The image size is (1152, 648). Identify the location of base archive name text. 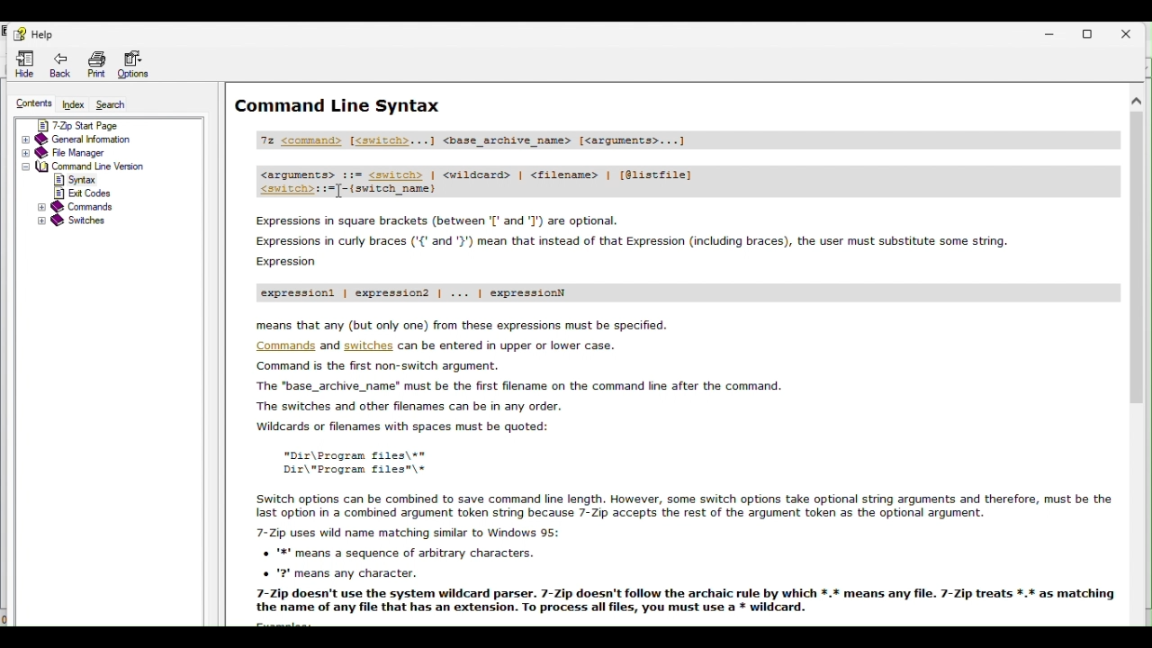
(571, 139).